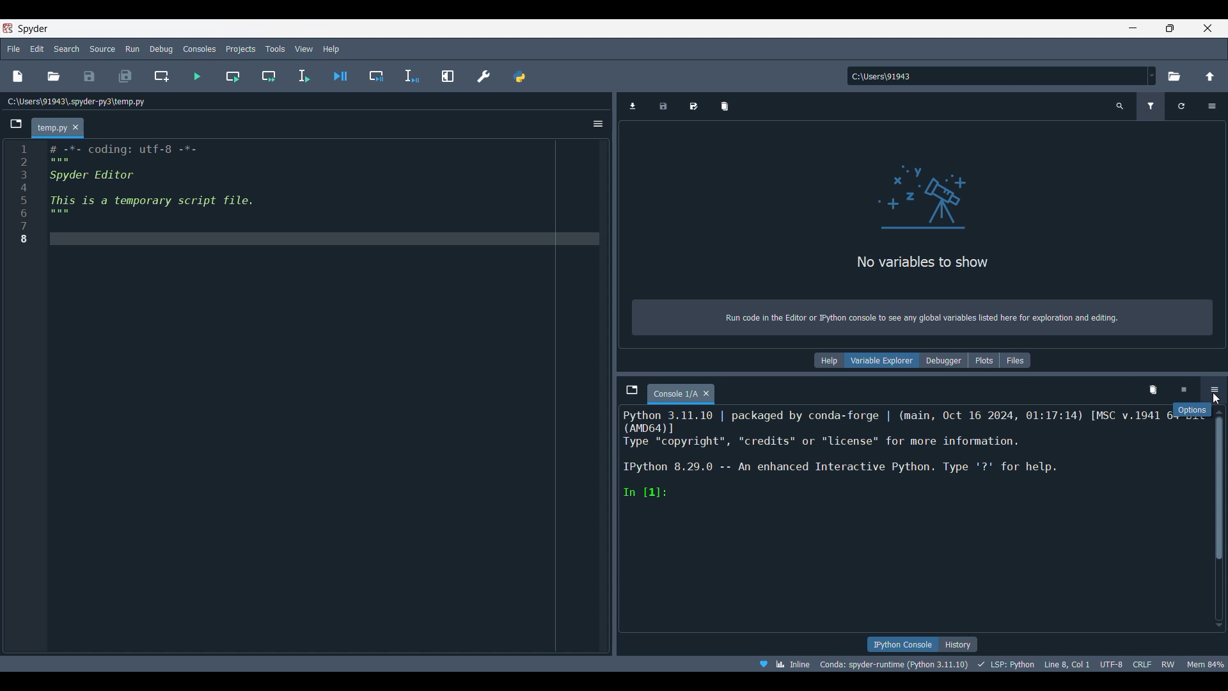 This screenshot has height=691, width=1228. I want to click on Browse tabs, so click(632, 390).